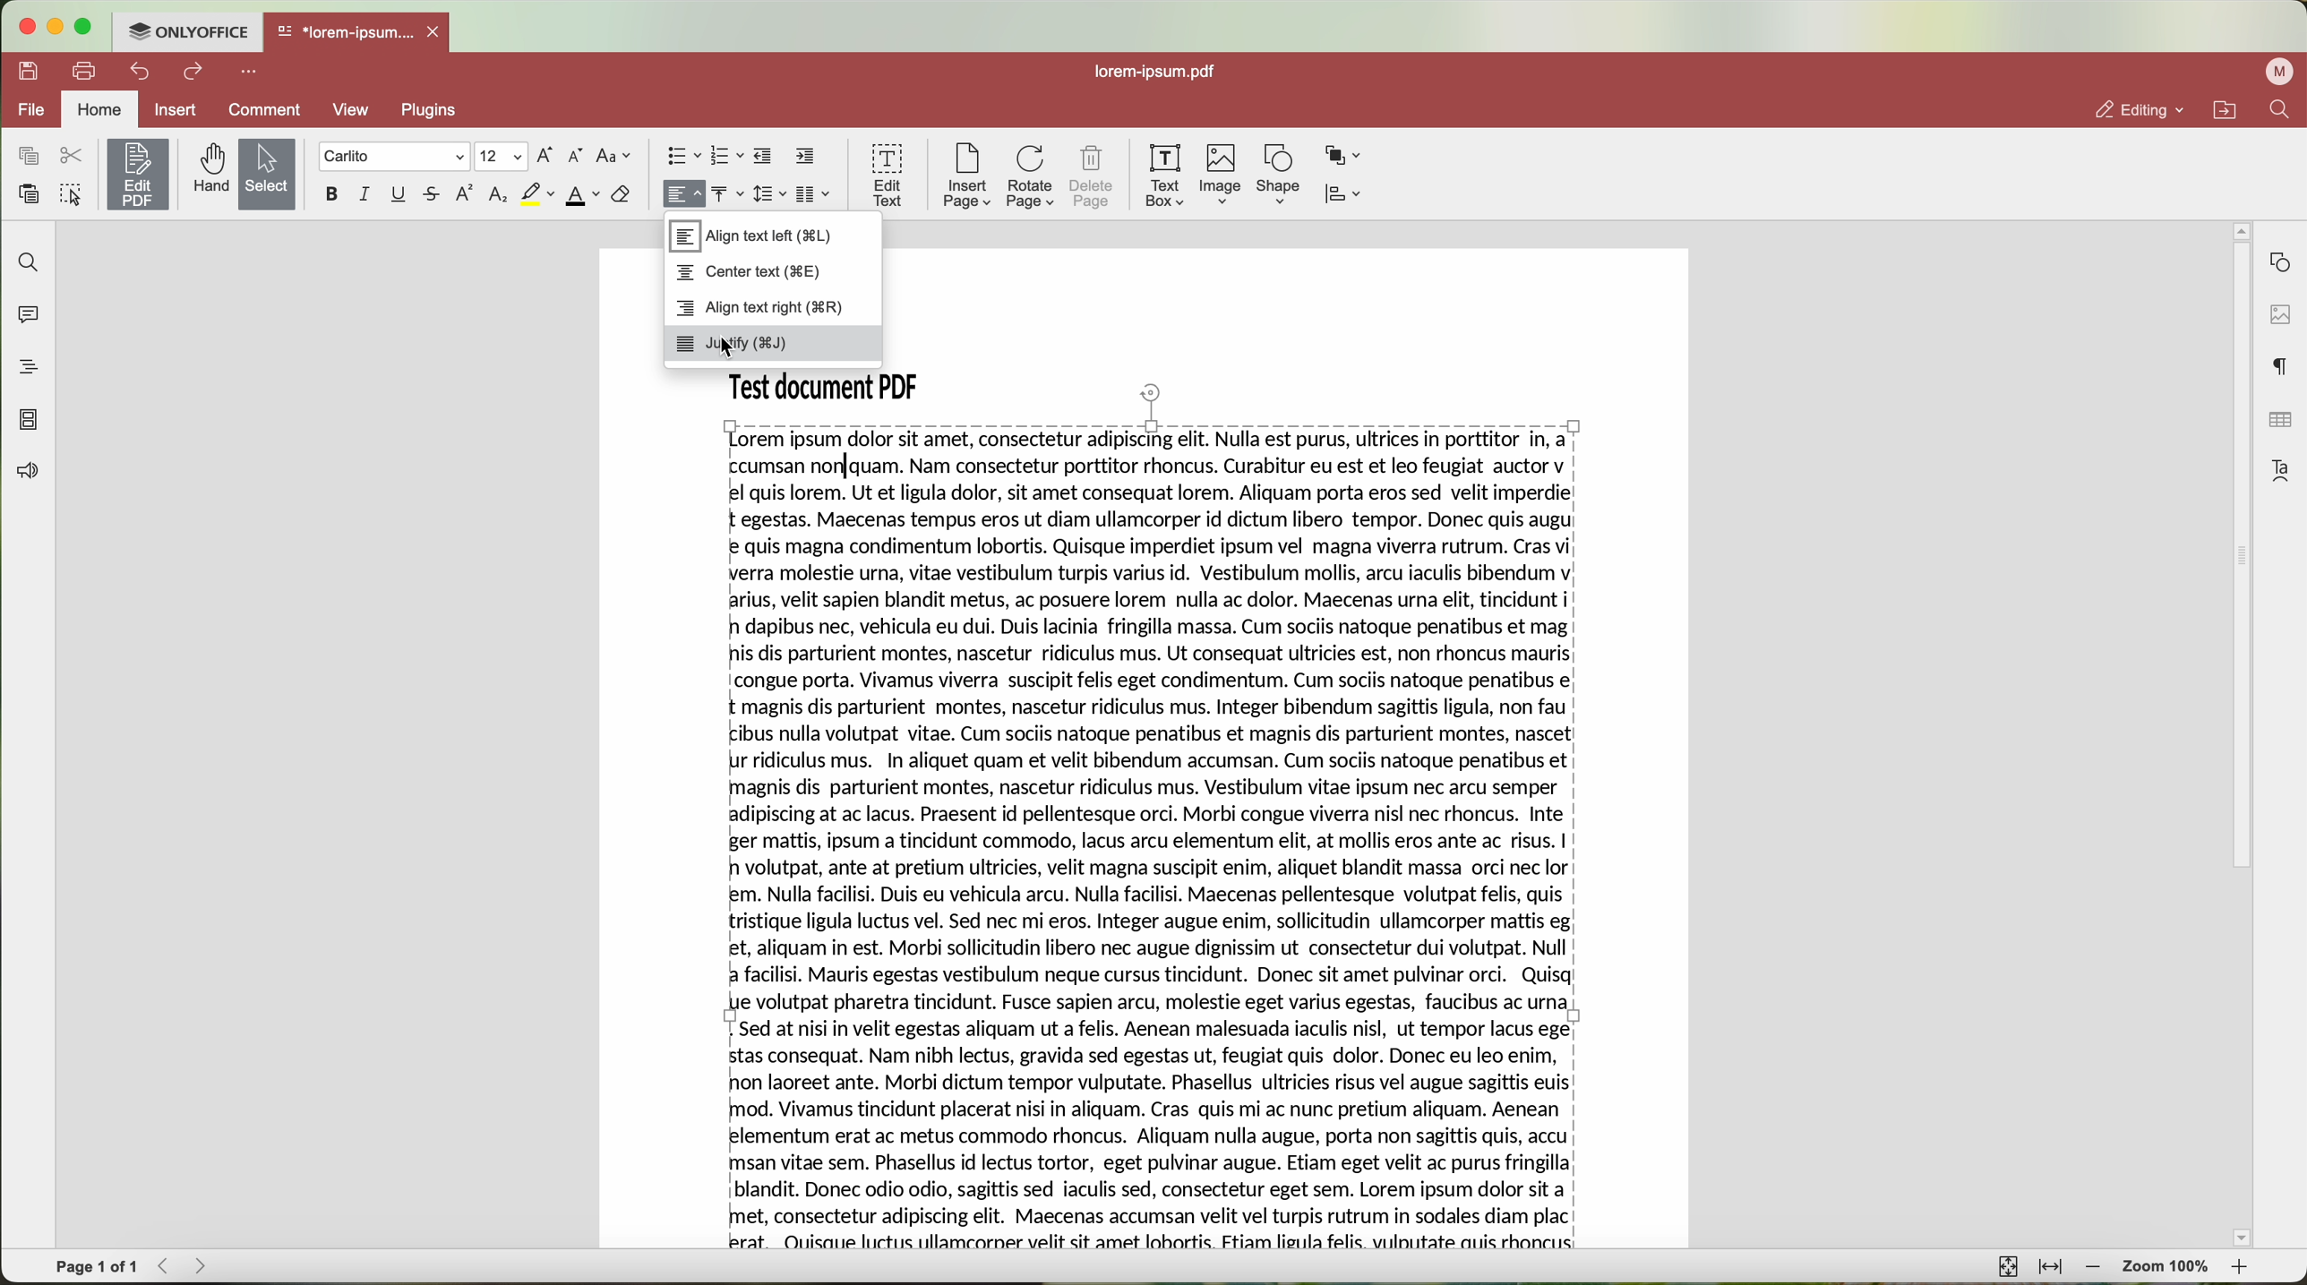  What do you see at coordinates (1162, 73) in the screenshot?
I see `lorem.ipsum.pdf` at bounding box center [1162, 73].